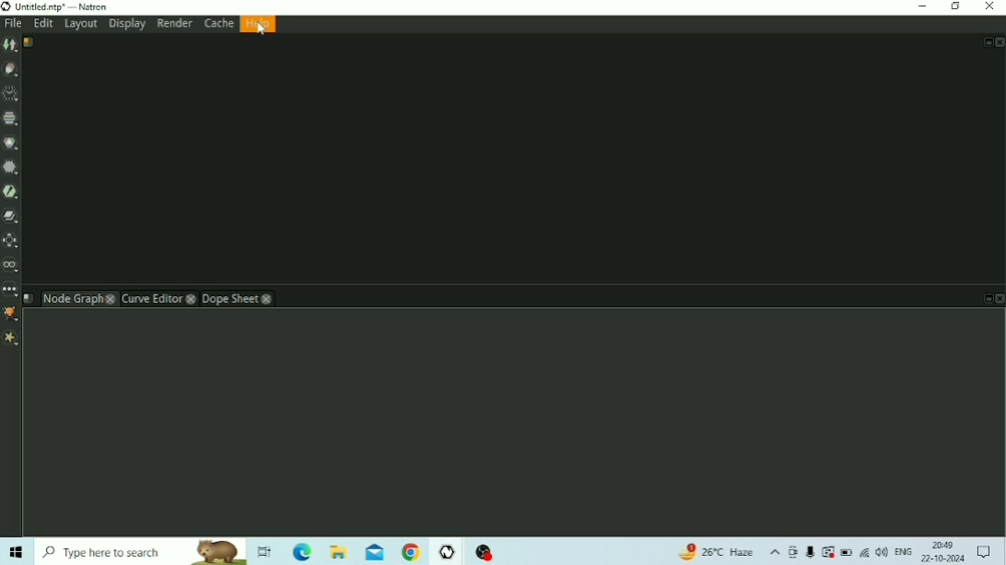  What do you see at coordinates (811, 552) in the screenshot?
I see `Mic` at bounding box center [811, 552].